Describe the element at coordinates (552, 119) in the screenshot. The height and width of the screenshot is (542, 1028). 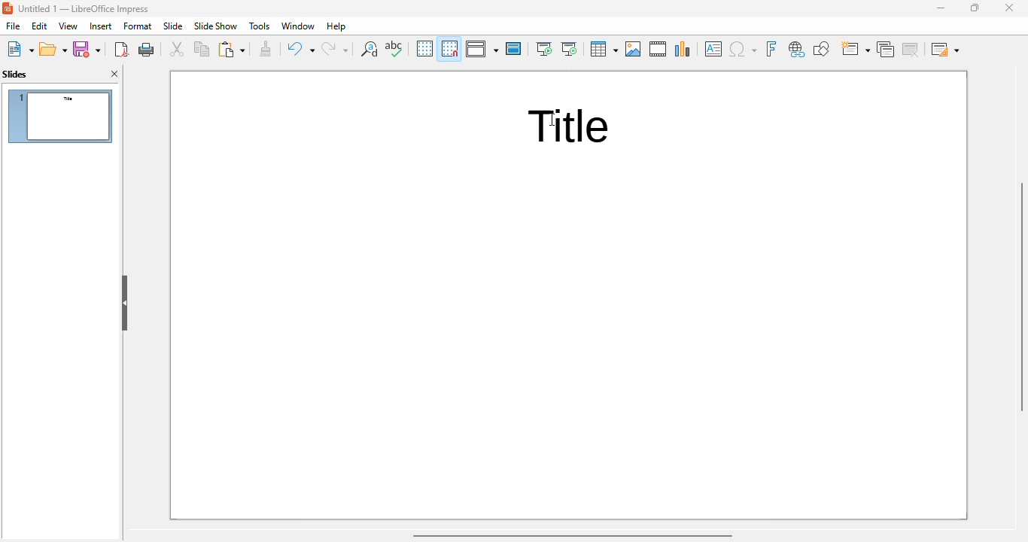
I see `cursor` at that location.